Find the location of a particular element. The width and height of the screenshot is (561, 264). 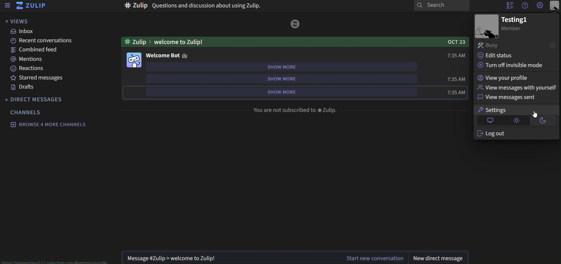

Message #Zulip > welcome to Zulip! is located at coordinates (230, 258).